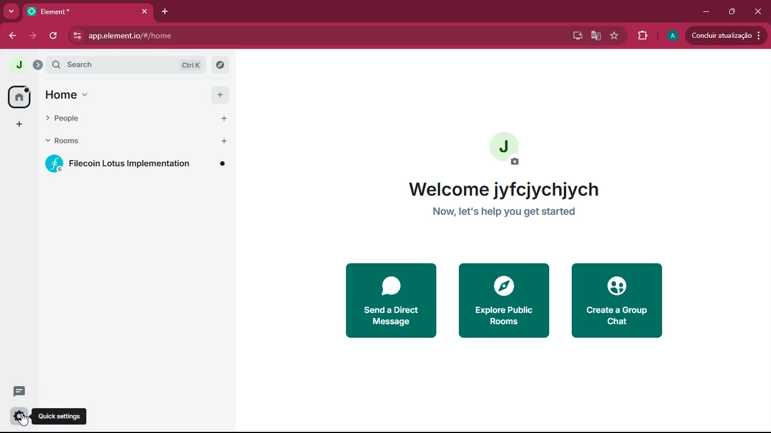  I want to click on desktop, so click(575, 36).